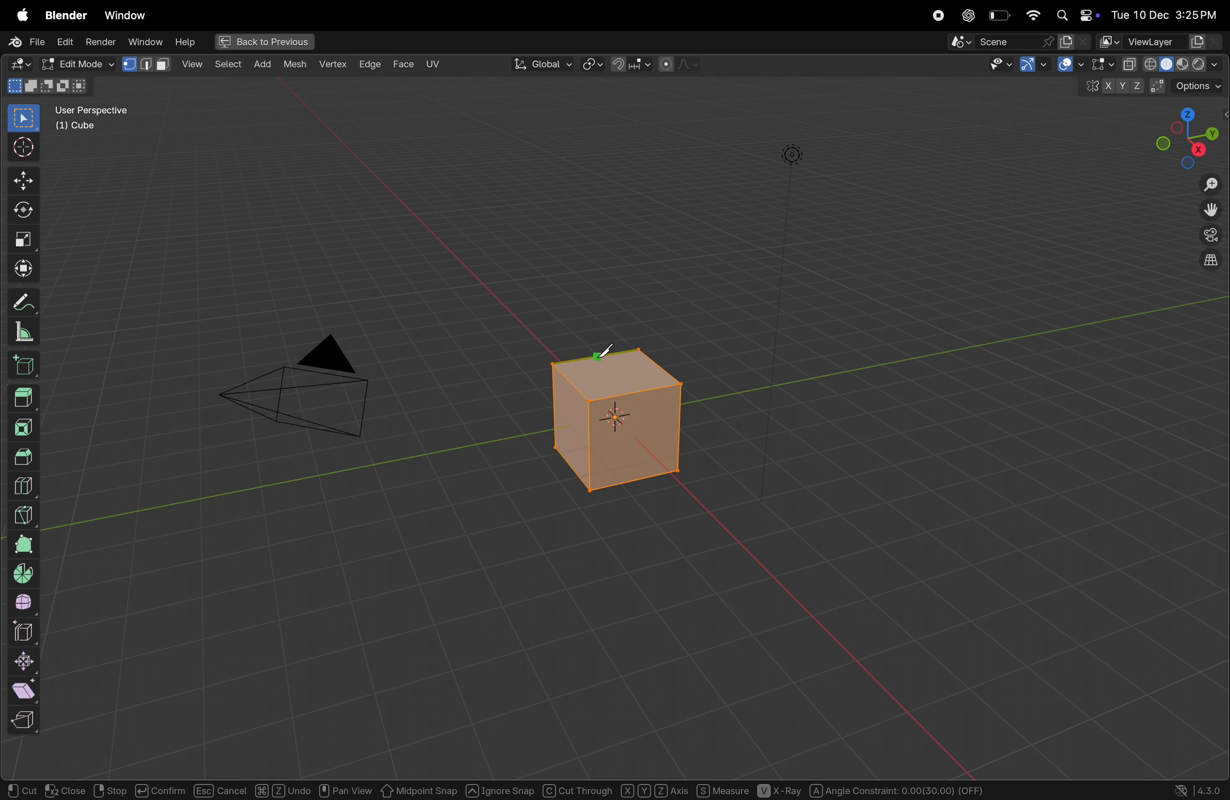  What do you see at coordinates (23, 790) in the screenshot?
I see `Cut` at bounding box center [23, 790].